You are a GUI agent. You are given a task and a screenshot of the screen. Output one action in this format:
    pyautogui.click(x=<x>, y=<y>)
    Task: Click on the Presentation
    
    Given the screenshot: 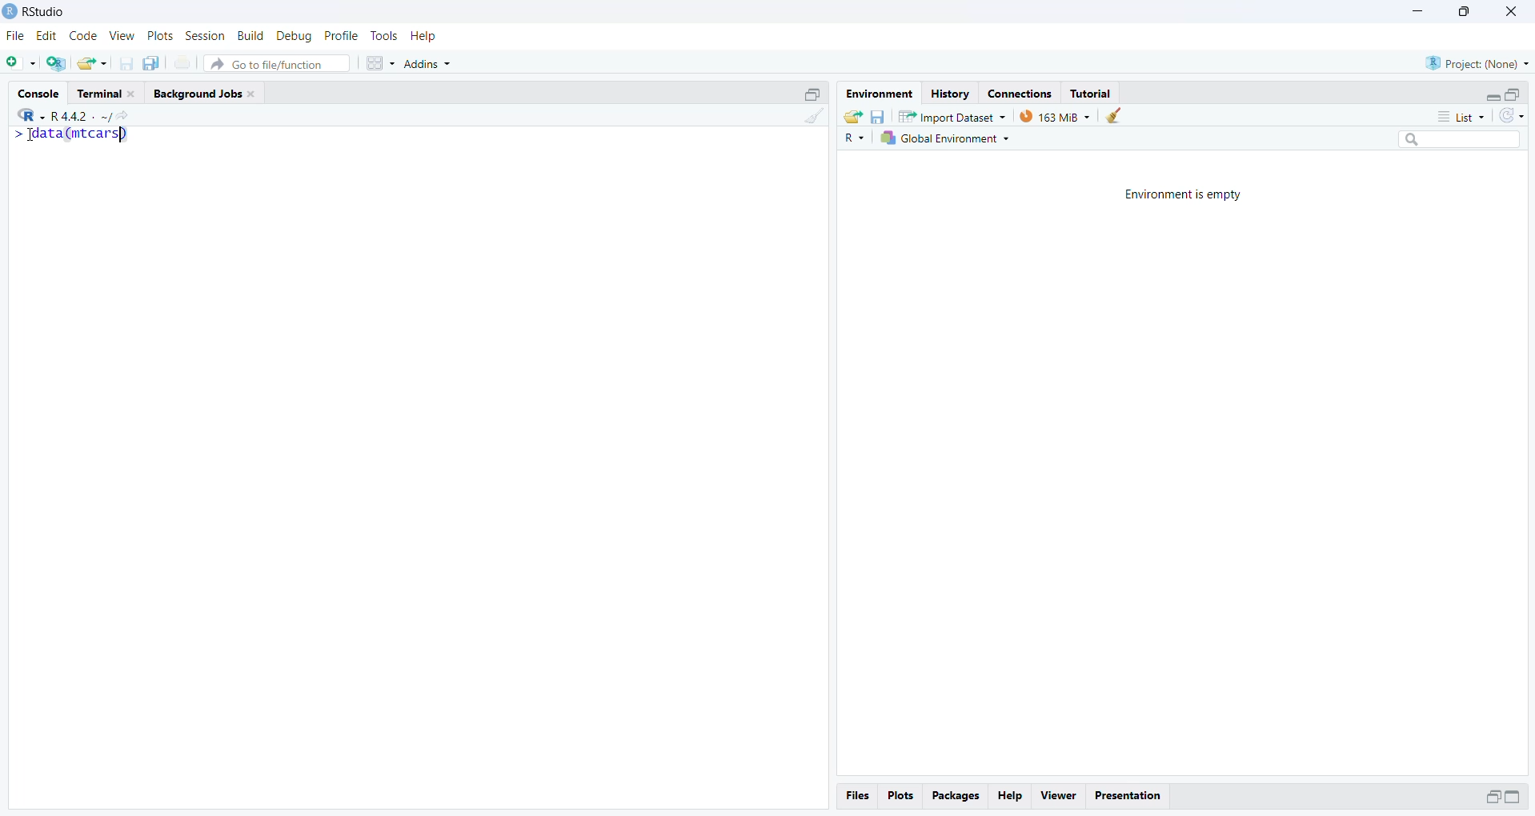 What is the action you would take?
    pyautogui.click(x=1128, y=797)
    